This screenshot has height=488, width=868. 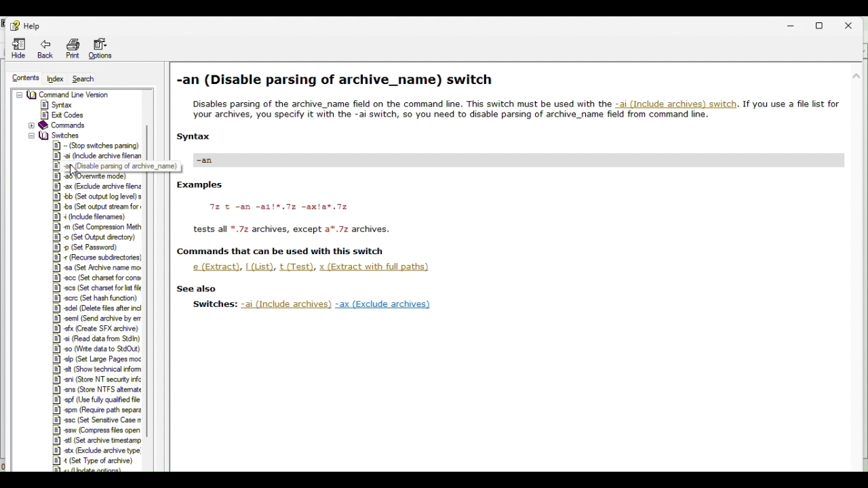 I want to click on Back, so click(x=45, y=49).